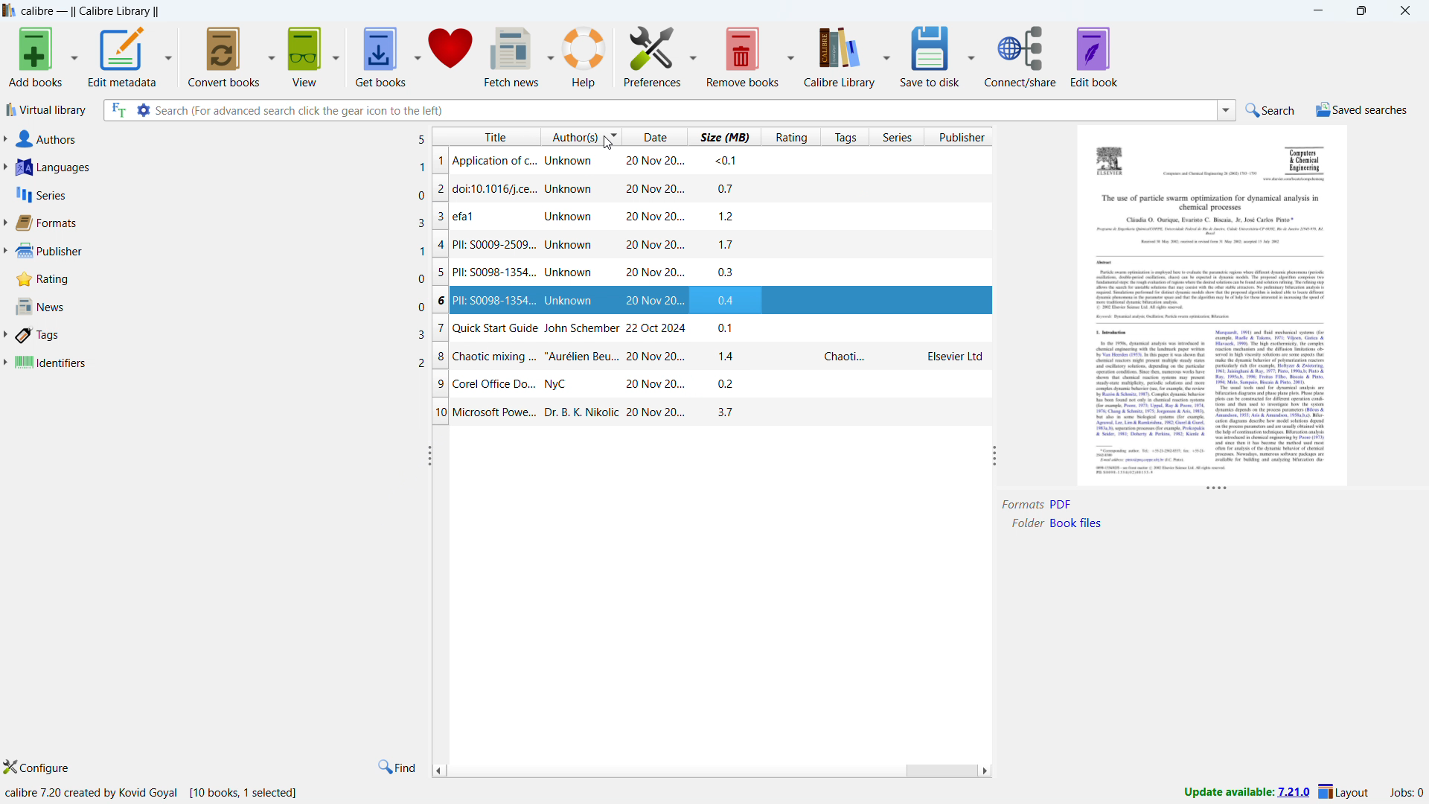  Describe the element at coordinates (91, 12) in the screenshot. I see `Calibre - || Calibre Library ||` at that location.